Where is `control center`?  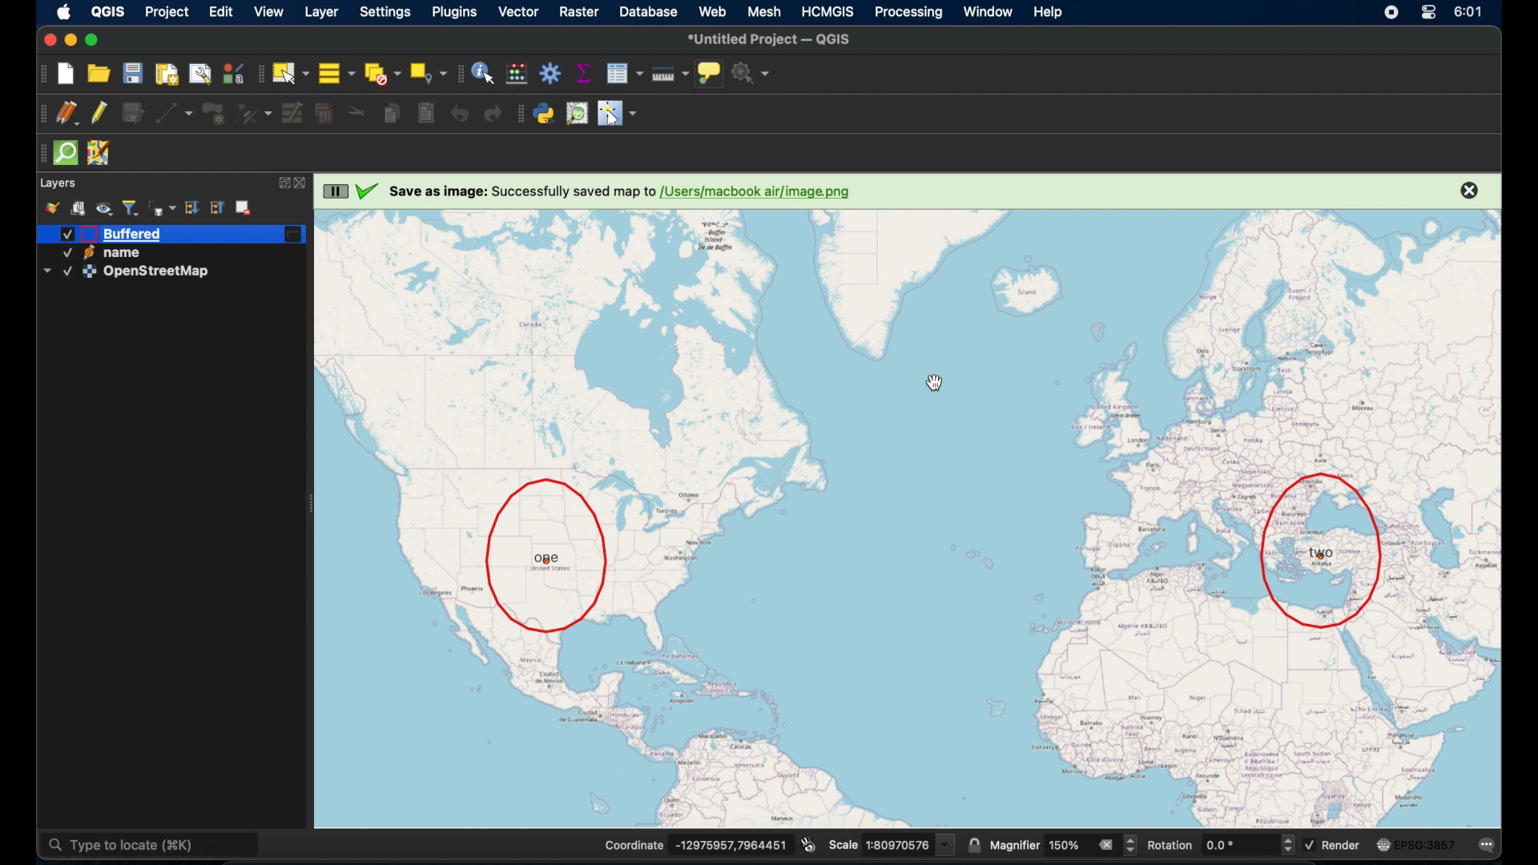
control center is located at coordinates (1429, 12).